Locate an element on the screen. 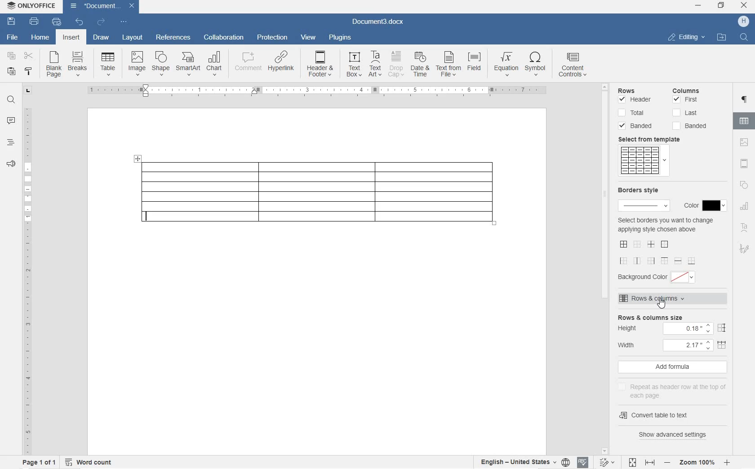  VIEW is located at coordinates (309, 38).